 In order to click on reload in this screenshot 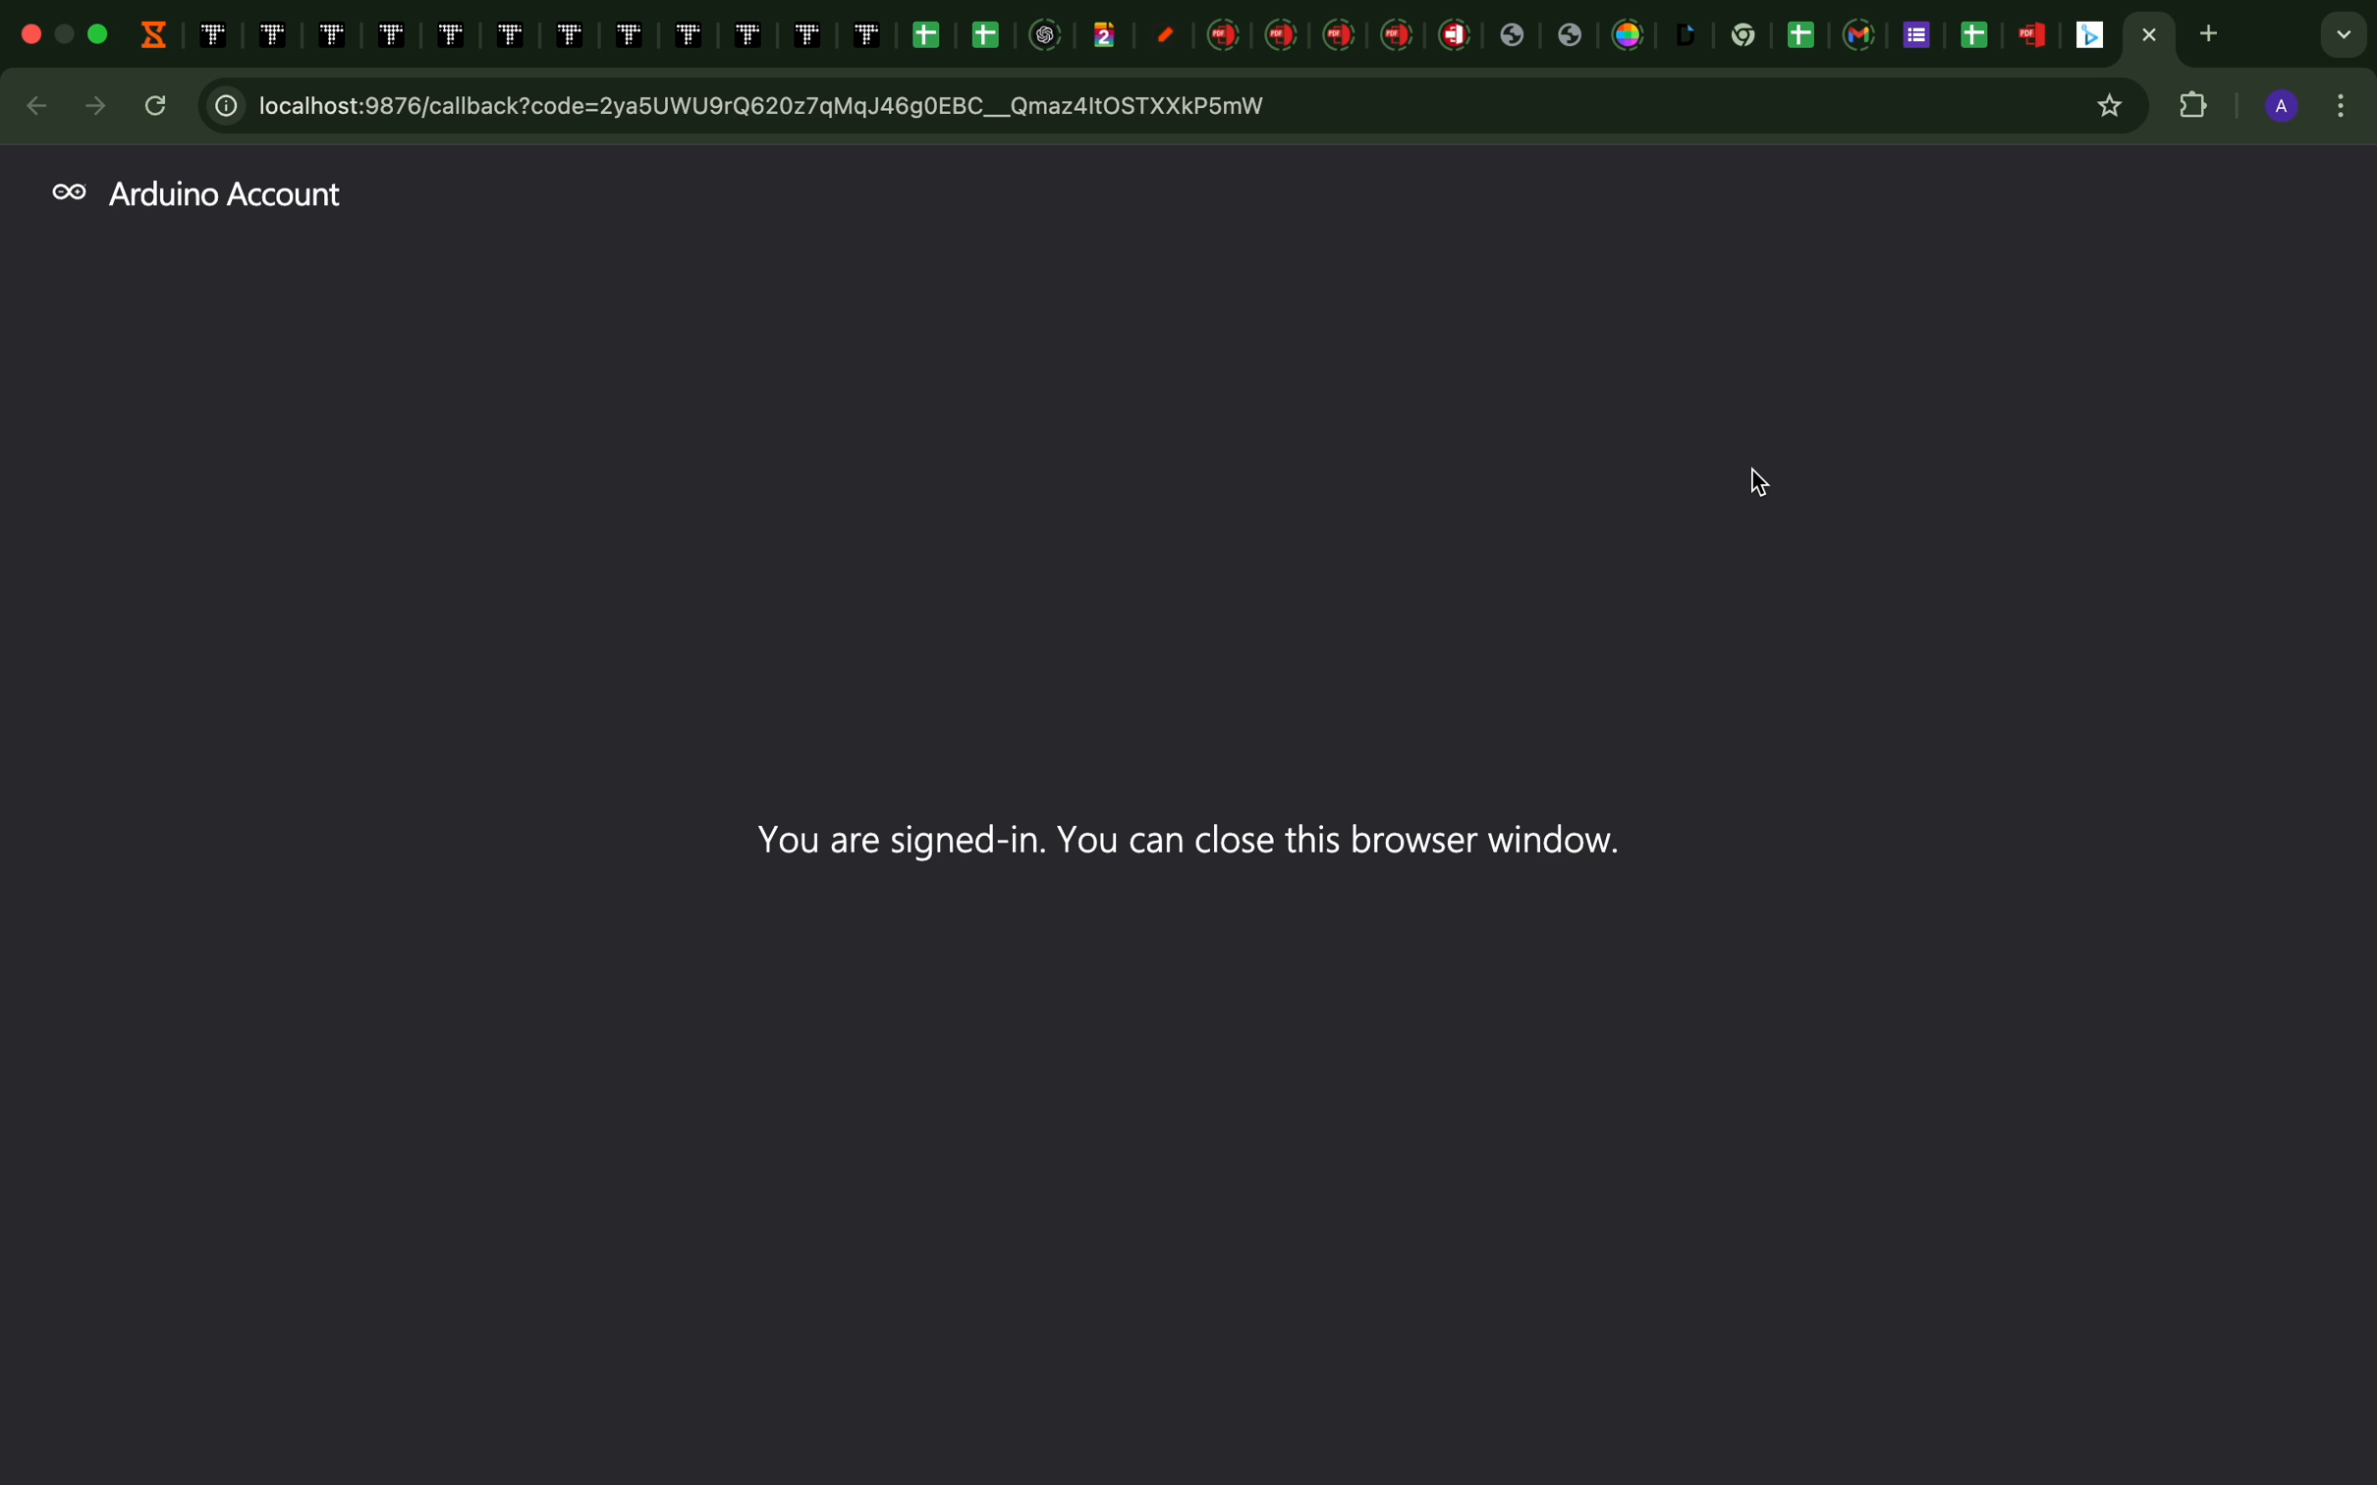, I will do `click(158, 104)`.